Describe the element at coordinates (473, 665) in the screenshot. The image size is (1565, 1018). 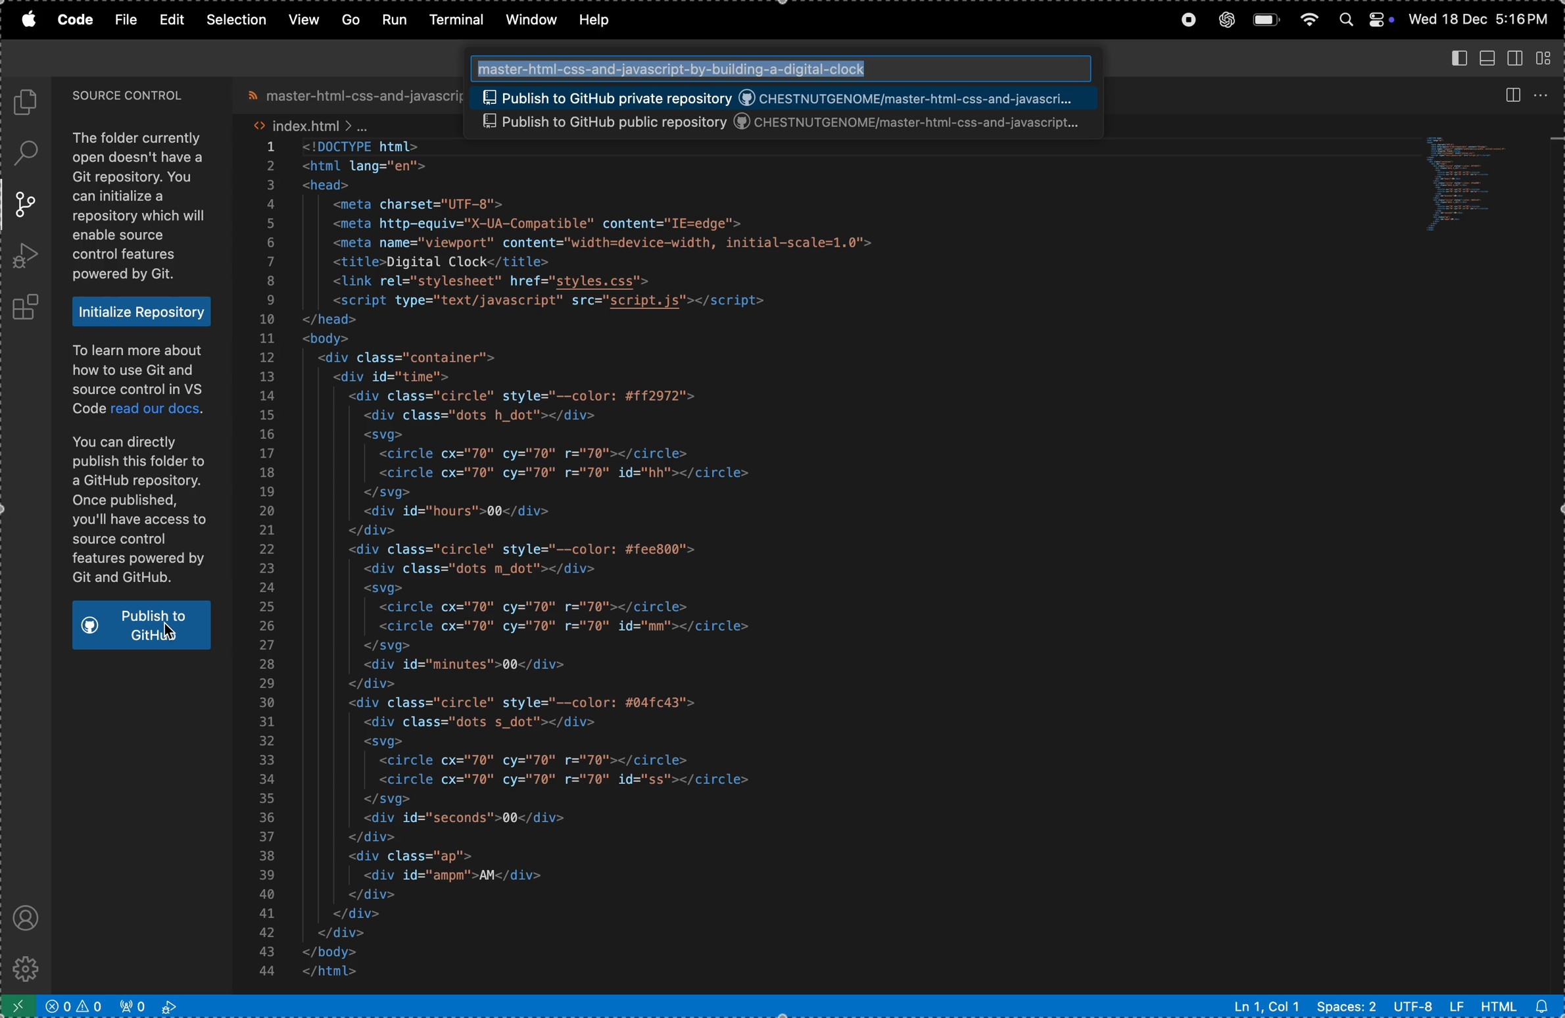
I see `<div id="minutes">00</div>` at that location.